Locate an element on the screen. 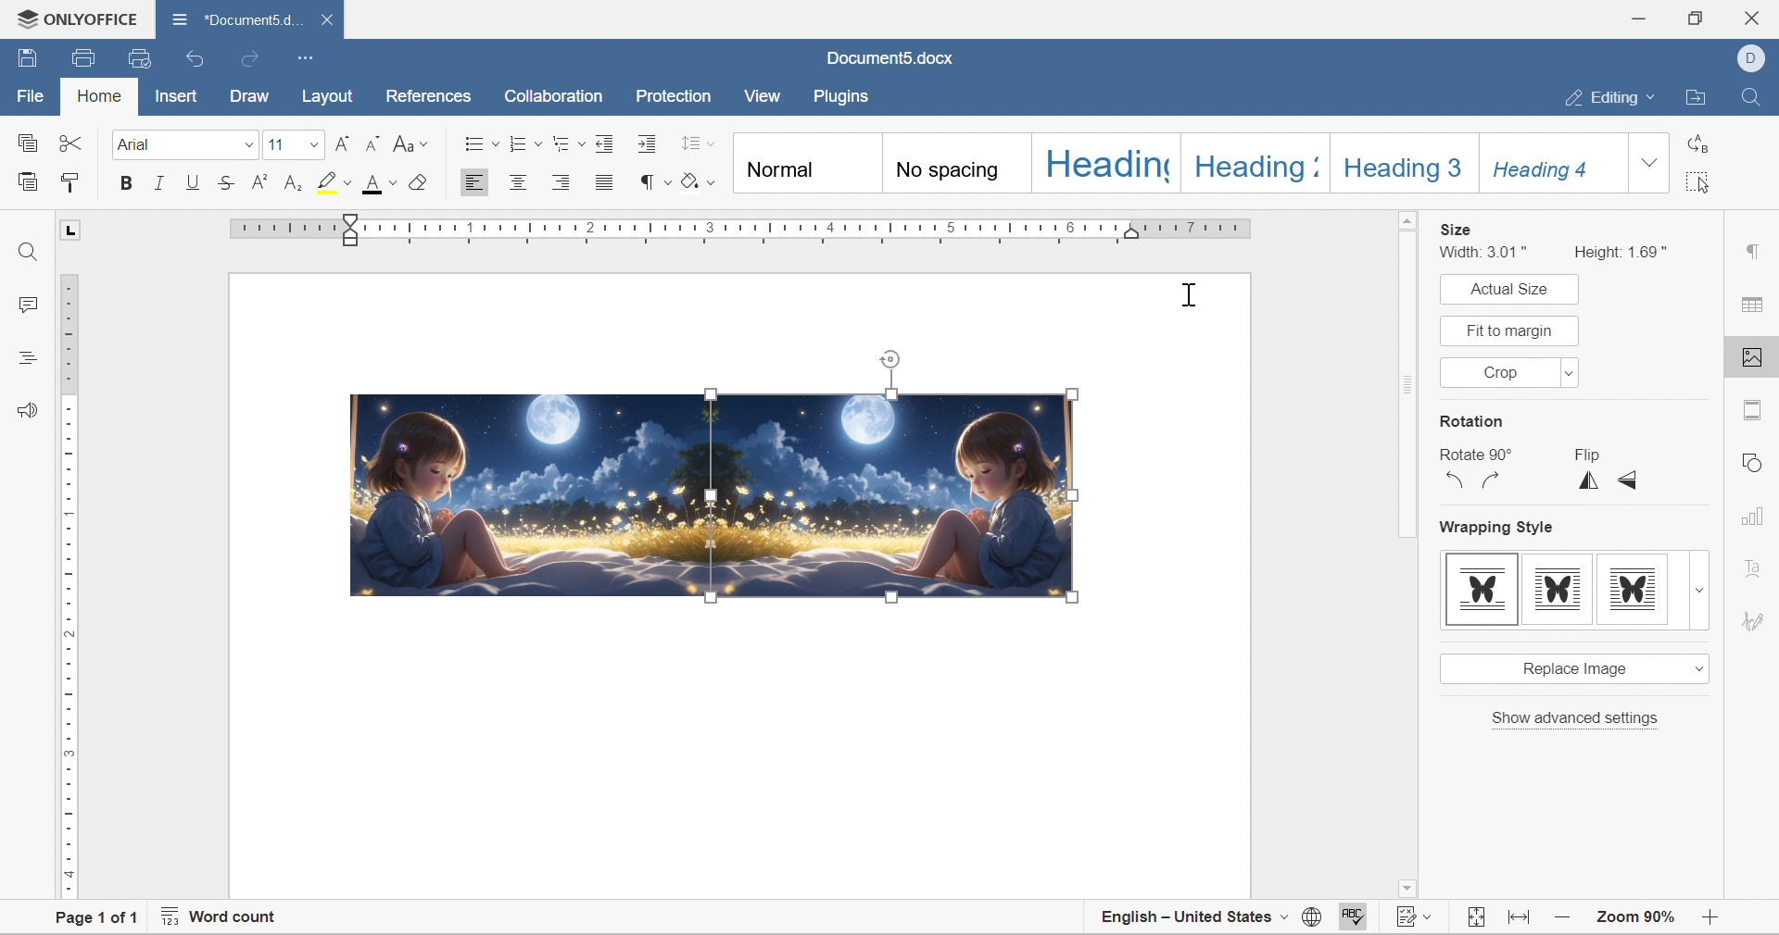 This screenshot has height=935, width=1779. actual size is located at coordinates (1505, 289).